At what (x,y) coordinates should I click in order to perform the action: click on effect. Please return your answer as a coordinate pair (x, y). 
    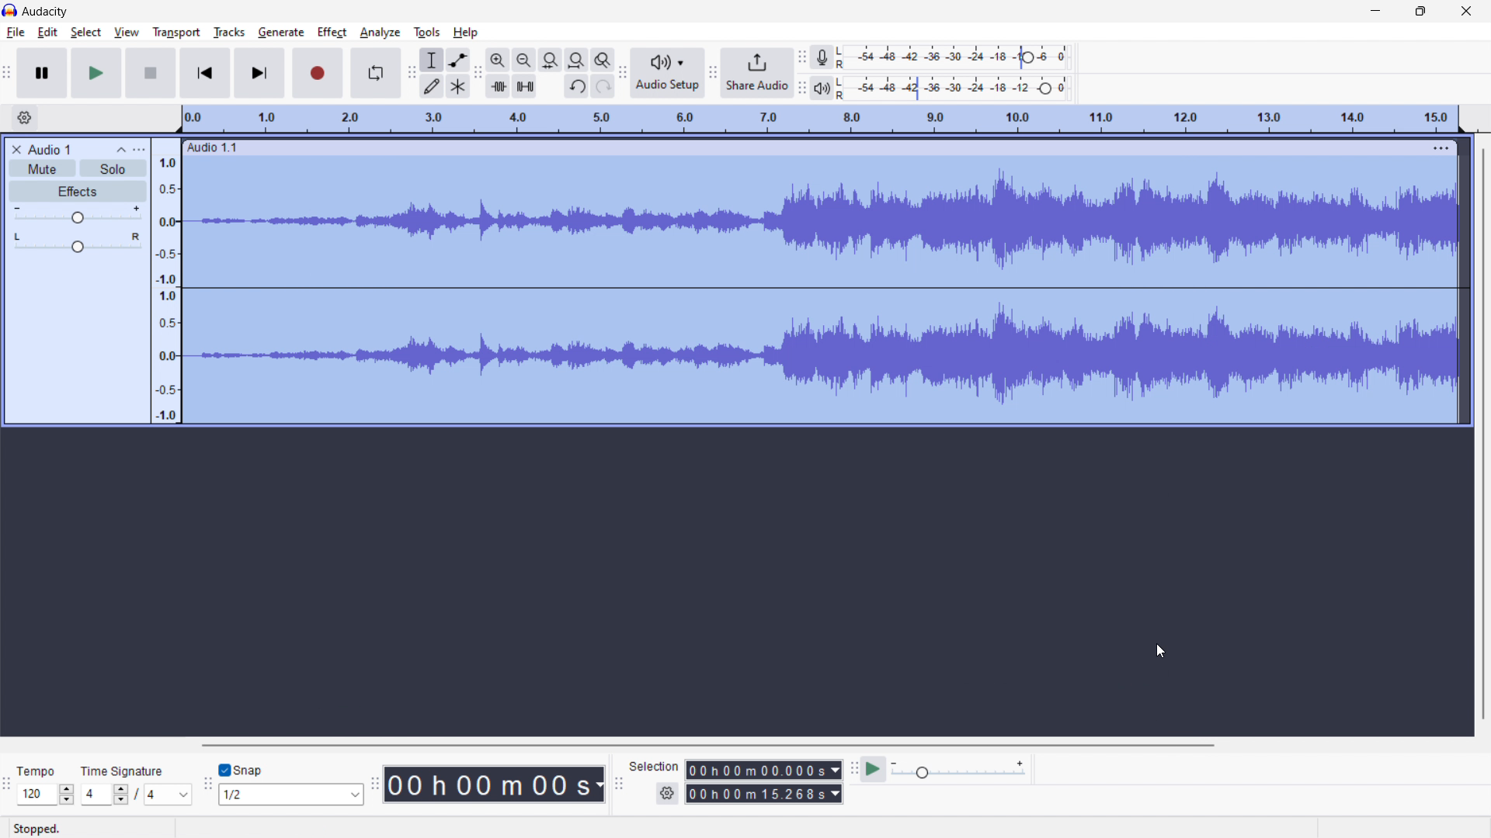
    Looking at the image, I should click on (332, 33).